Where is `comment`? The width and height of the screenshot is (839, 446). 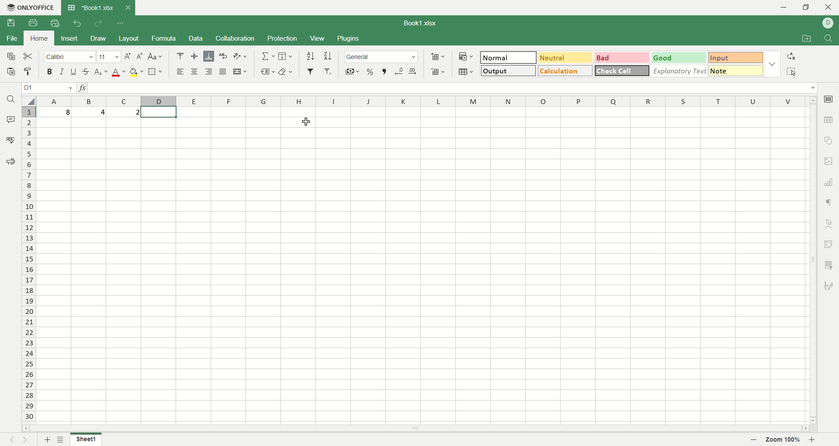
comment is located at coordinates (10, 118).